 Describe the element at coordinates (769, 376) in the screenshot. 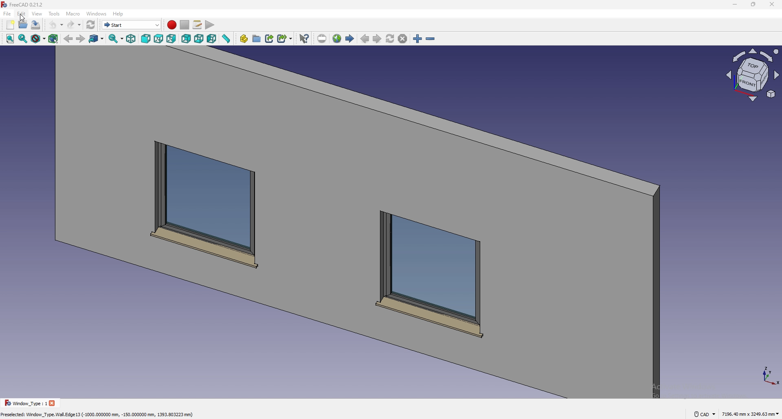

I see `tourus` at that location.